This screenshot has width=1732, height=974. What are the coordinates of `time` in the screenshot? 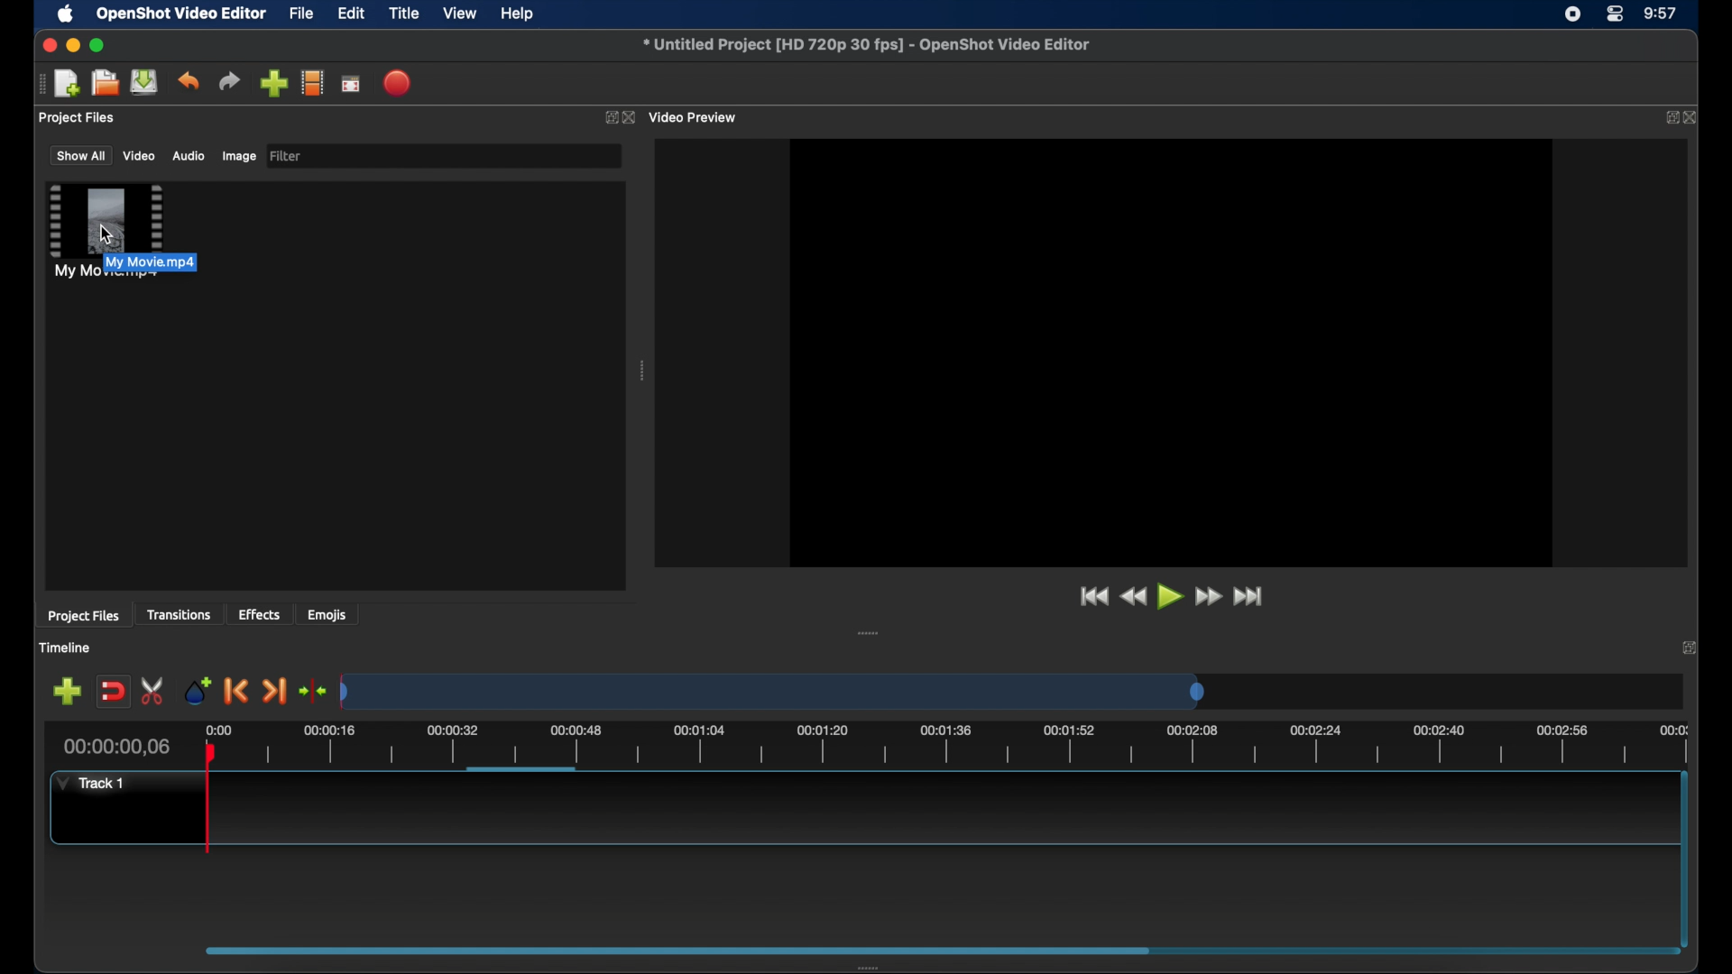 It's located at (1662, 14).